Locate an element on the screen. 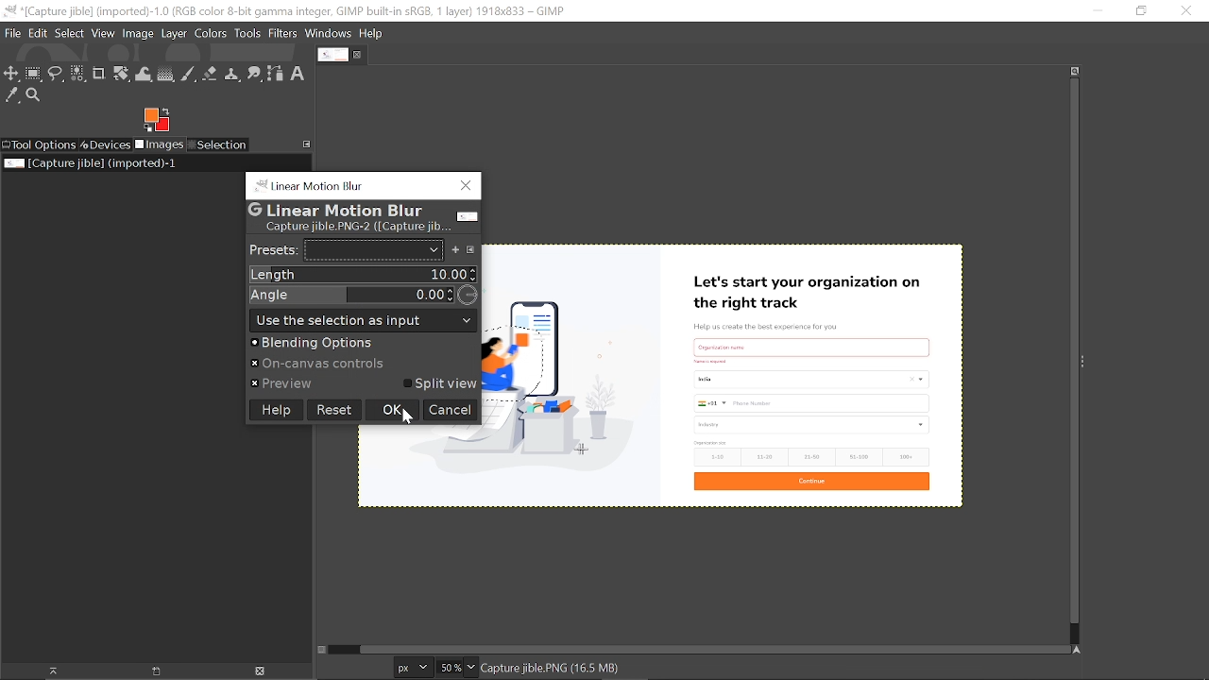 This screenshot has height=680, width=1209. Horizontal scrollbar is located at coordinates (704, 646).